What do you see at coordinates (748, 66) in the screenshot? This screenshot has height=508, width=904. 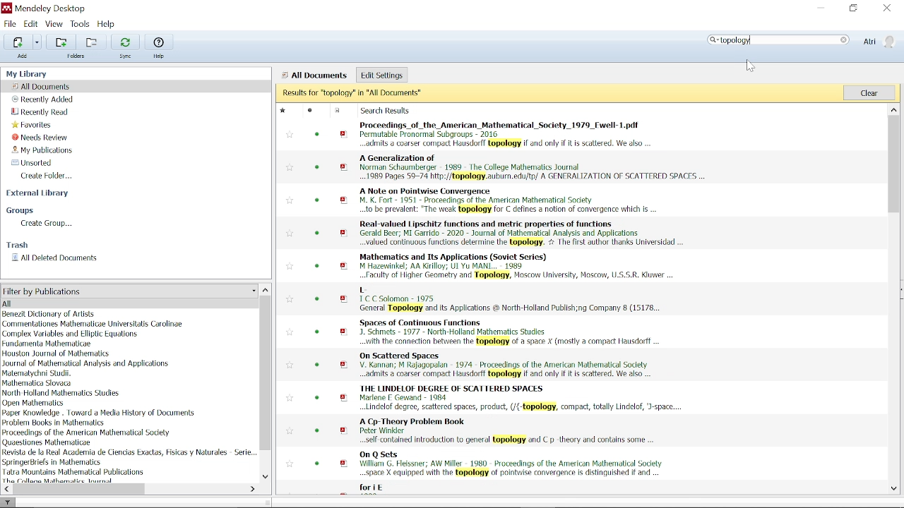 I see `cursor` at bounding box center [748, 66].